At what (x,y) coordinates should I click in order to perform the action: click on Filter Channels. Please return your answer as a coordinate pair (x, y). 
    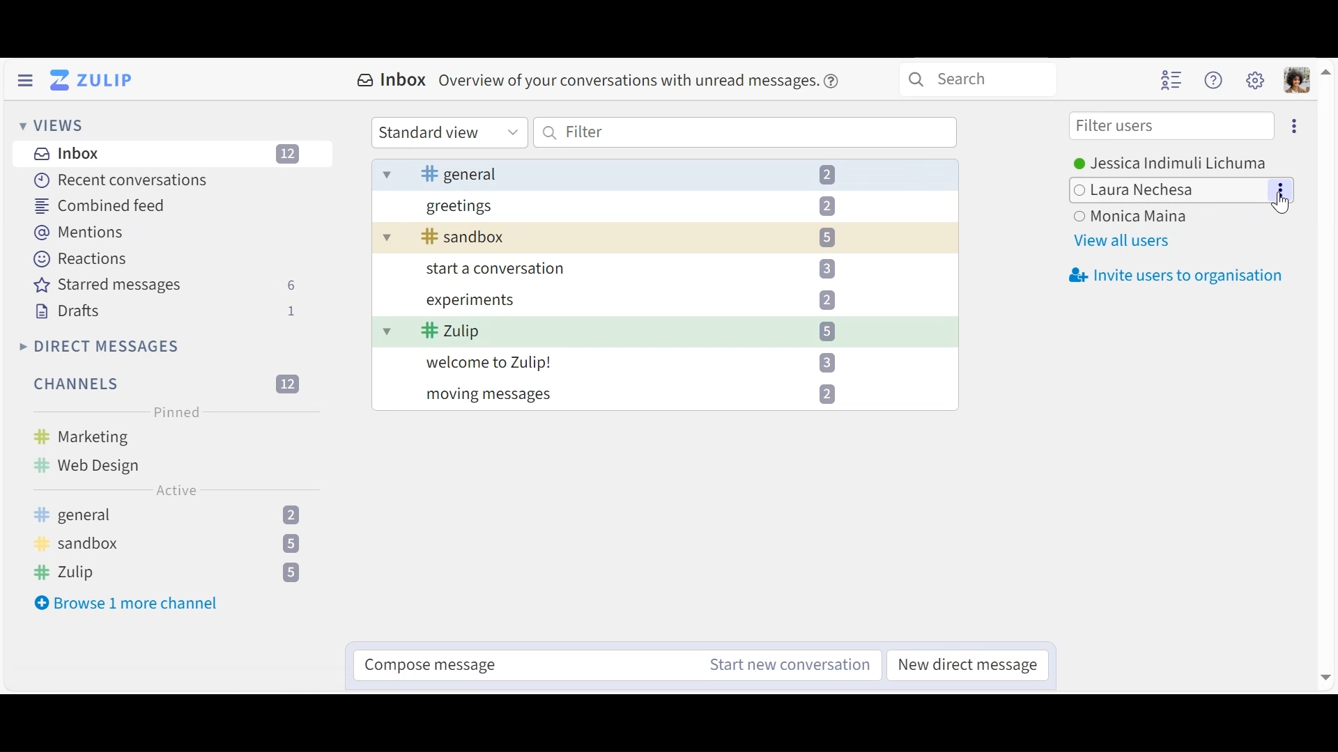
    Looking at the image, I should click on (166, 385).